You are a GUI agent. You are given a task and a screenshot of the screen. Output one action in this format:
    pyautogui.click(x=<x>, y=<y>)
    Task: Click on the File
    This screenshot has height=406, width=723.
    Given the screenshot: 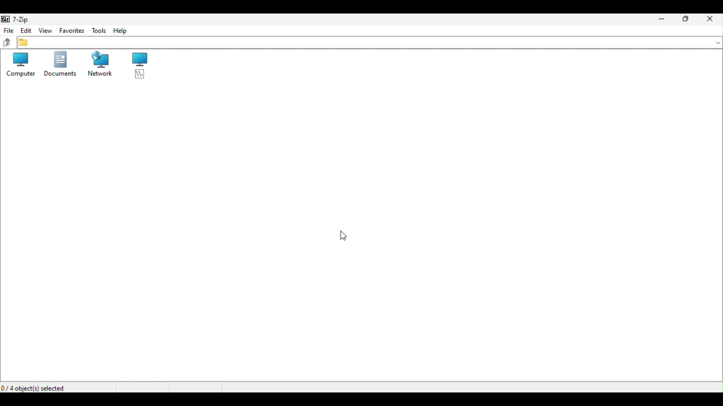 What is the action you would take?
    pyautogui.click(x=8, y=30)
    